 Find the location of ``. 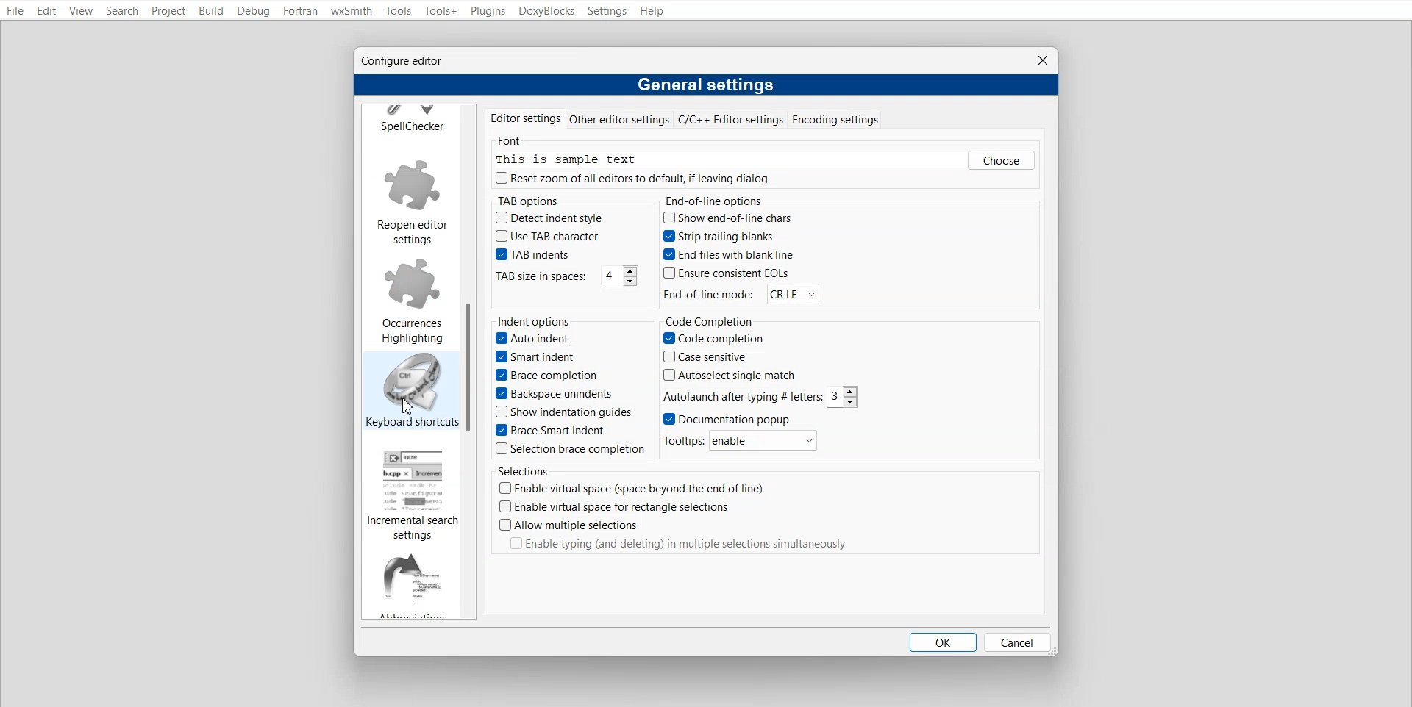

 is located at coordinates (1003, 160).